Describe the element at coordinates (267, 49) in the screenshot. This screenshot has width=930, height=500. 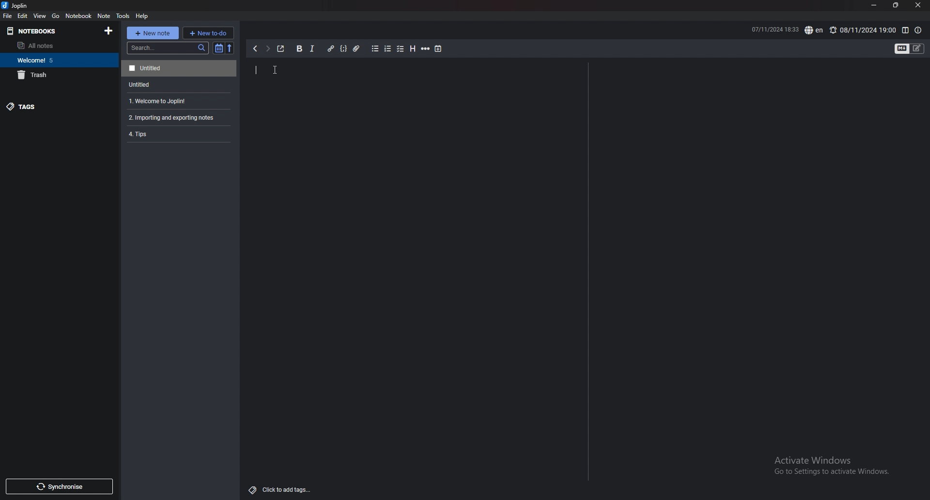
I see `next` at that location.